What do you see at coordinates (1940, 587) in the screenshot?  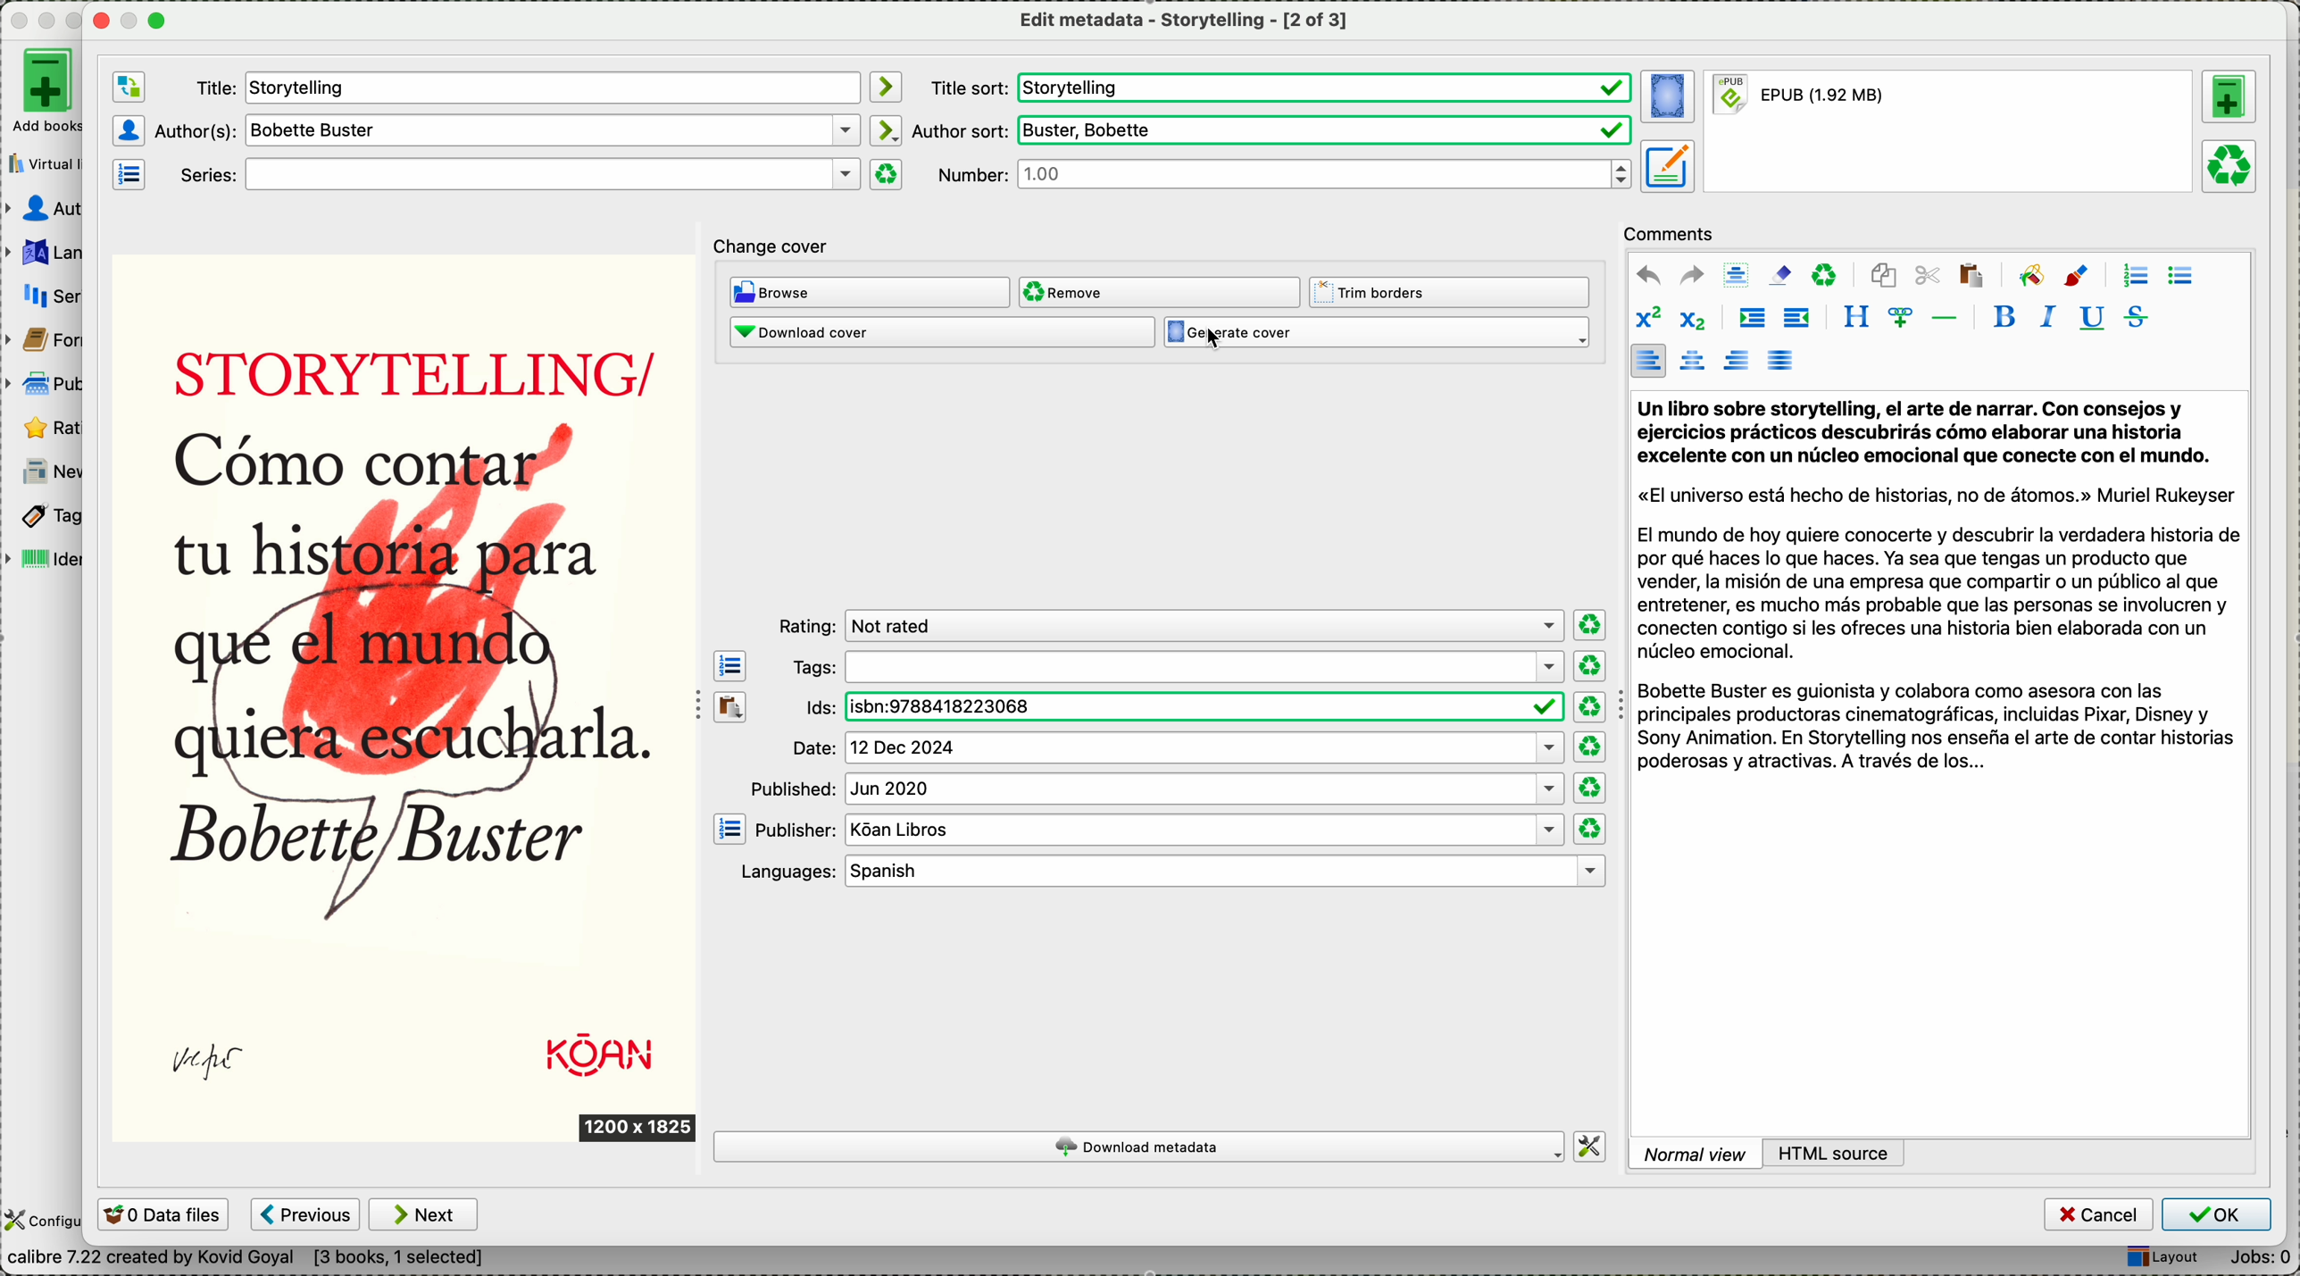 I see `synopsis` at bounding box center [1940, 587].